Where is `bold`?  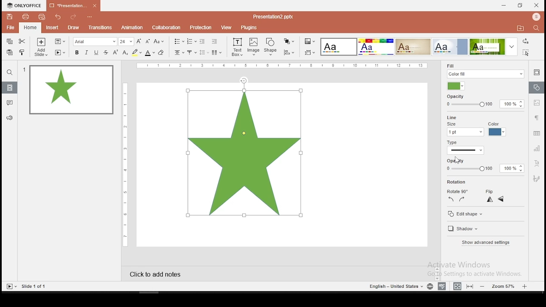 bold is located at coordinates (77, 52).